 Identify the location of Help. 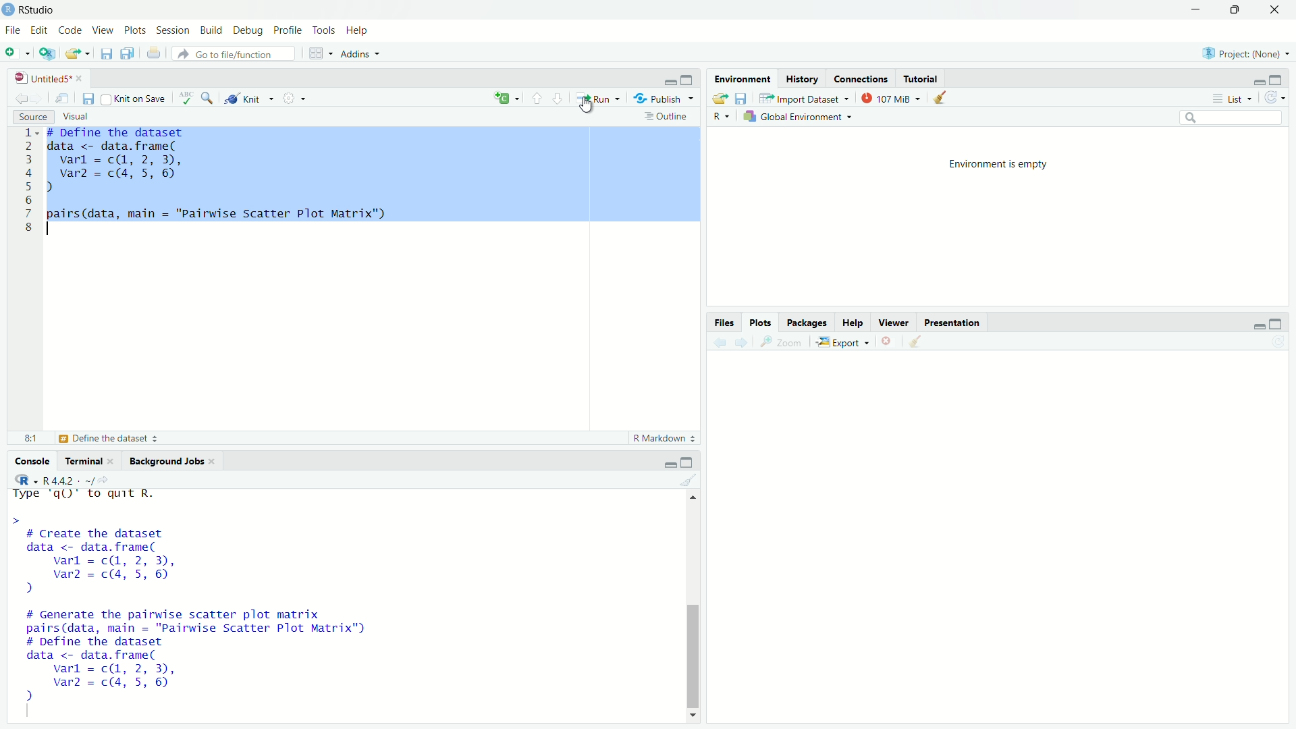
(853, 322).